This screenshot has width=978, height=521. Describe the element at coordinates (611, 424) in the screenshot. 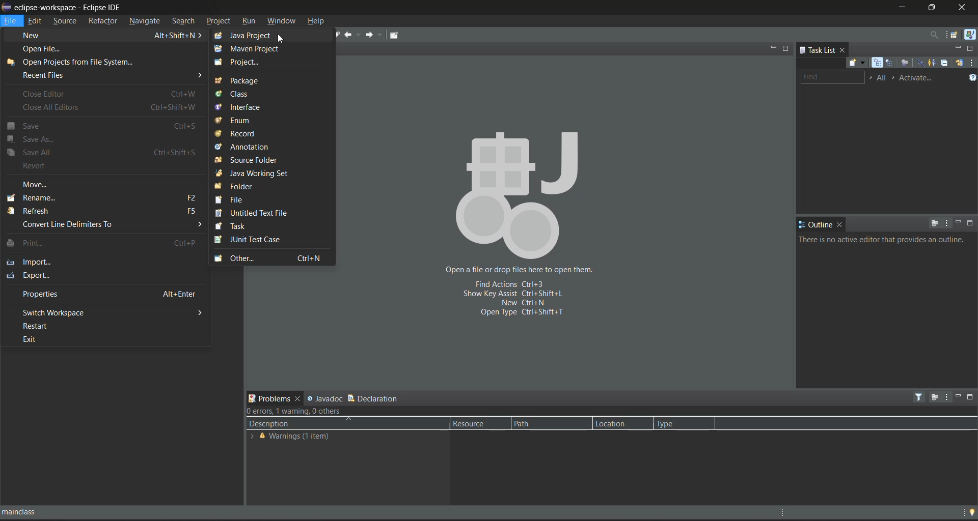

I see `Location` at that location.